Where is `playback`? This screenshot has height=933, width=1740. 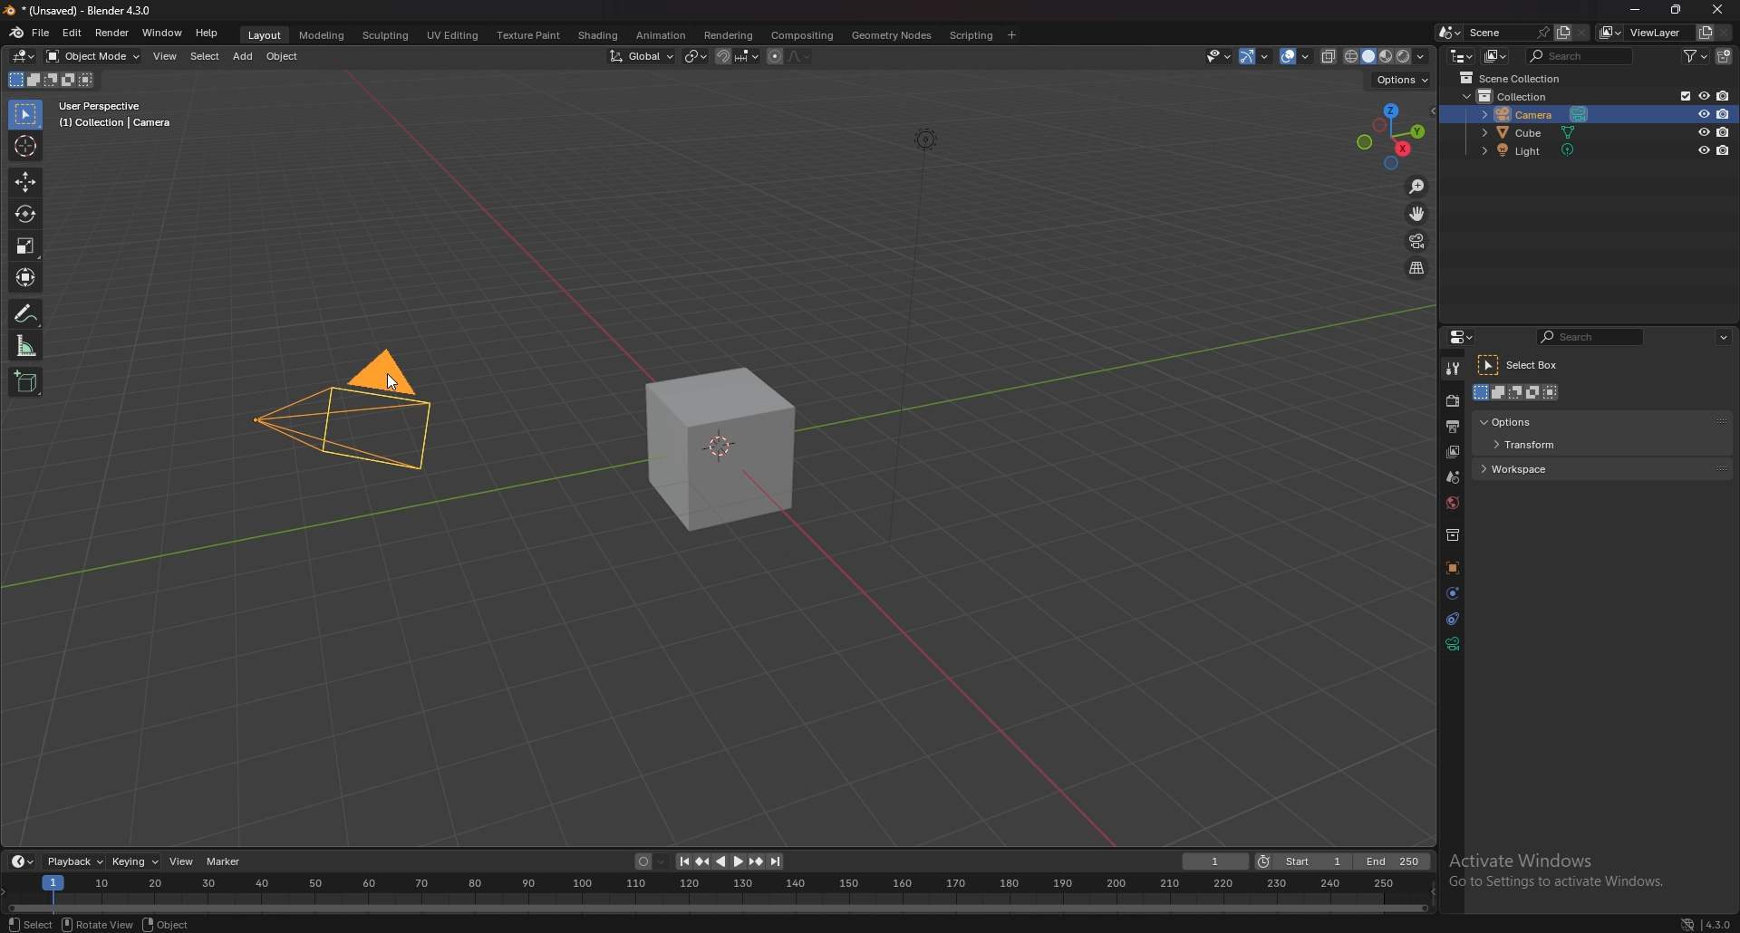 playback is located at coordinates (73, 861).